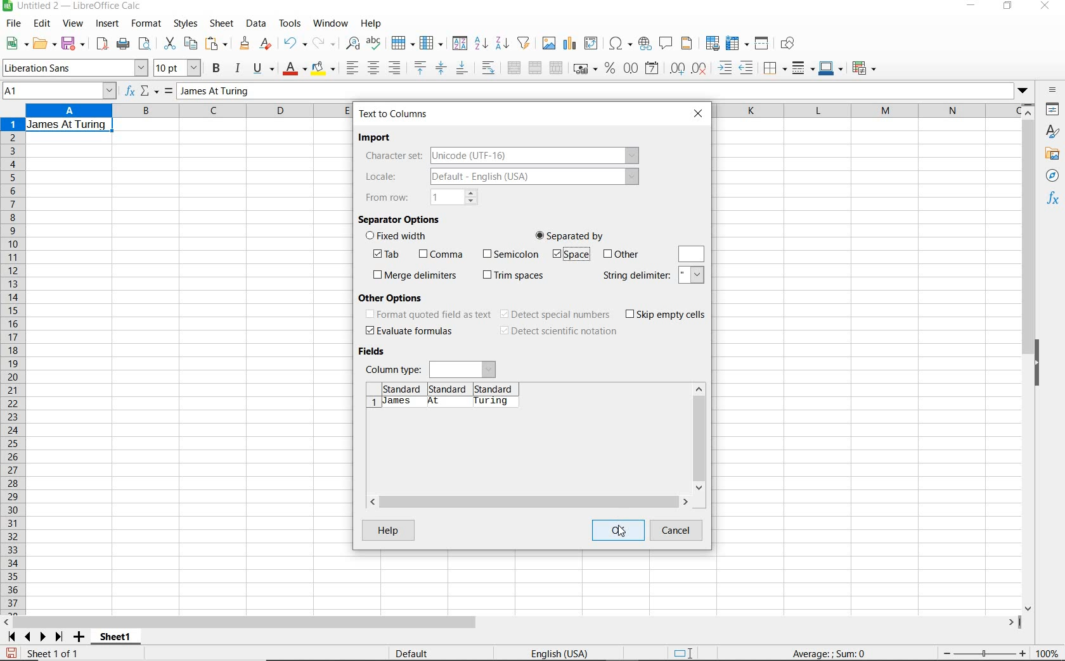 Image resolution: width=1065 pixels, height=661 pixels. What do you see at coordinates (667, 44) in the screenshot?
I see `insert comment` at bounding box center [667, 44].